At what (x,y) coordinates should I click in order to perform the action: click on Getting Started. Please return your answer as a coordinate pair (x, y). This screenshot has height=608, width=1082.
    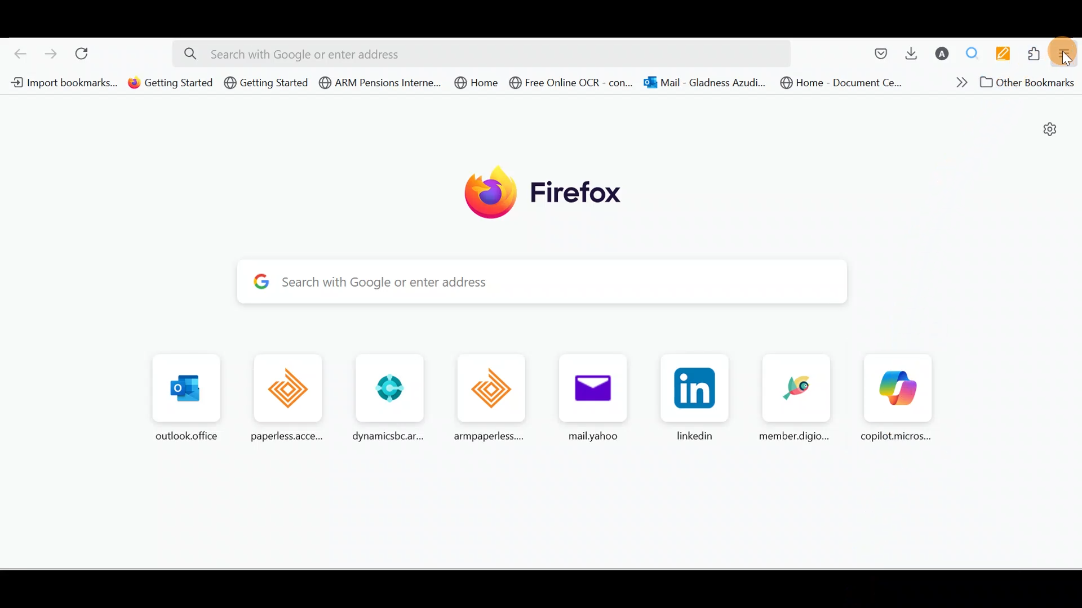
    Looking at the image, I should click on (170, 82).